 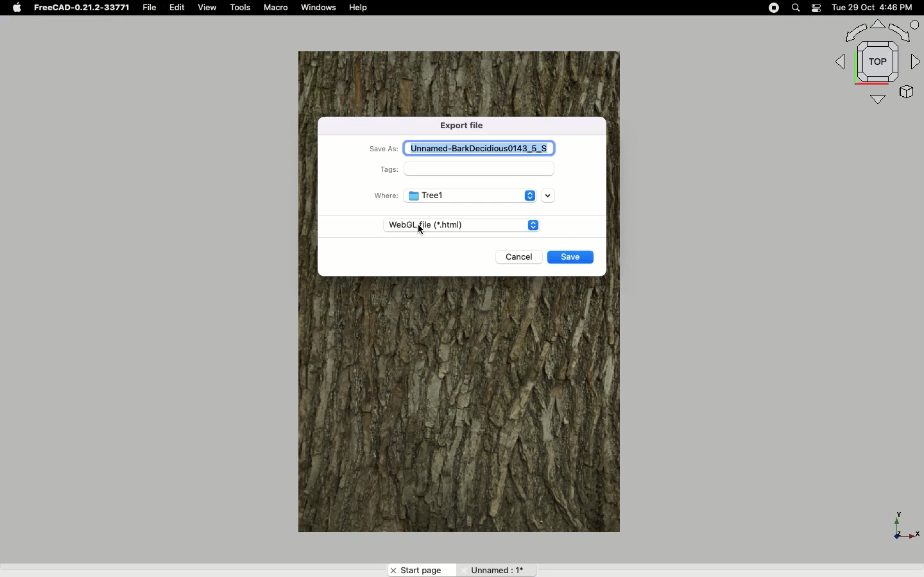 What do you see at coordinates (571, 256) in the screenshot?
I see `Save` at bounding box center [571, 256].